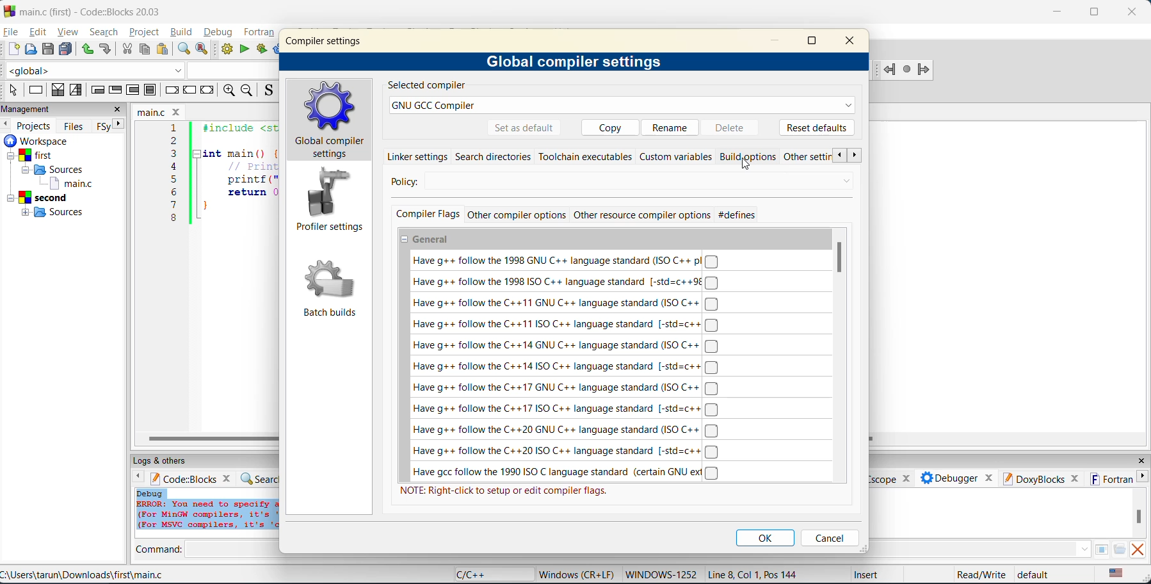  Describe the element at coordinates (735, 127) in the screenshot. I see `delete` at that location.